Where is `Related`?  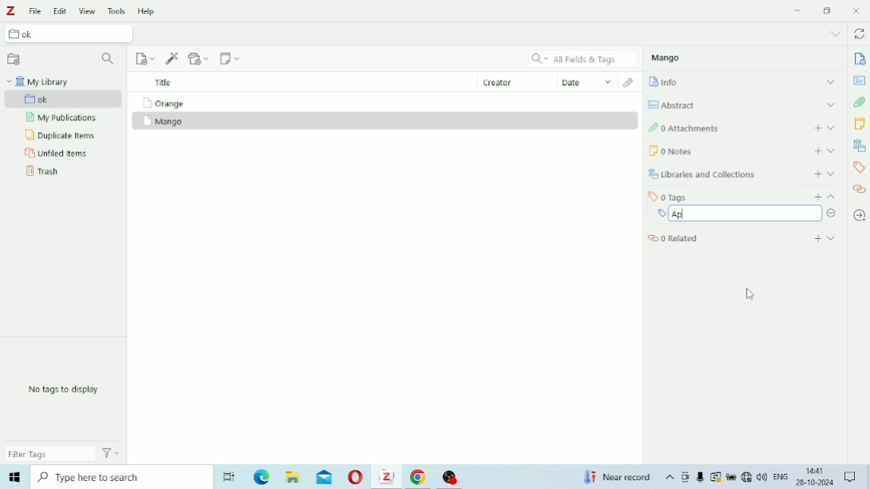 Related is located at coordinates (860, 189).